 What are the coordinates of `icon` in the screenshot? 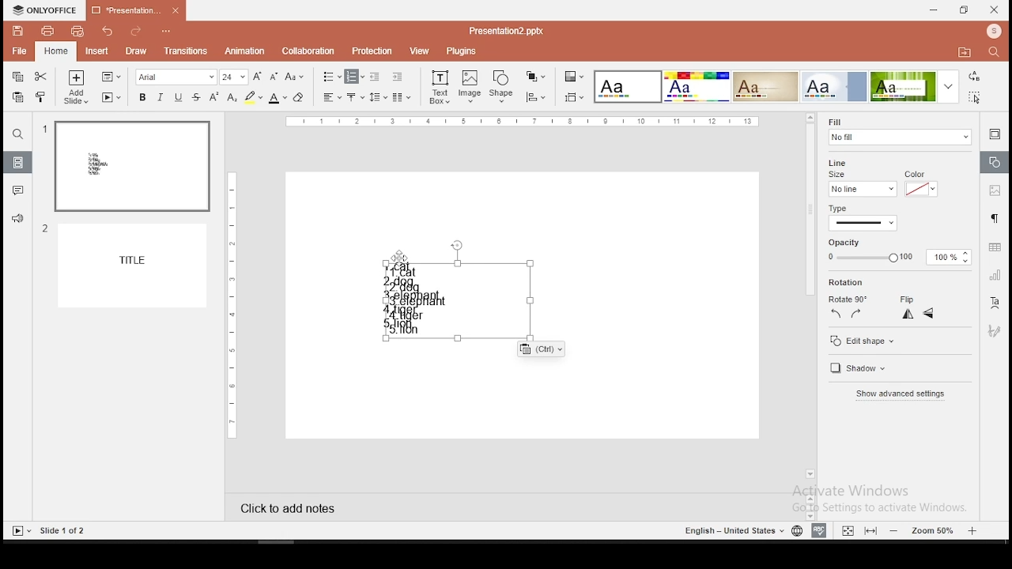 It's located at (993, 32).